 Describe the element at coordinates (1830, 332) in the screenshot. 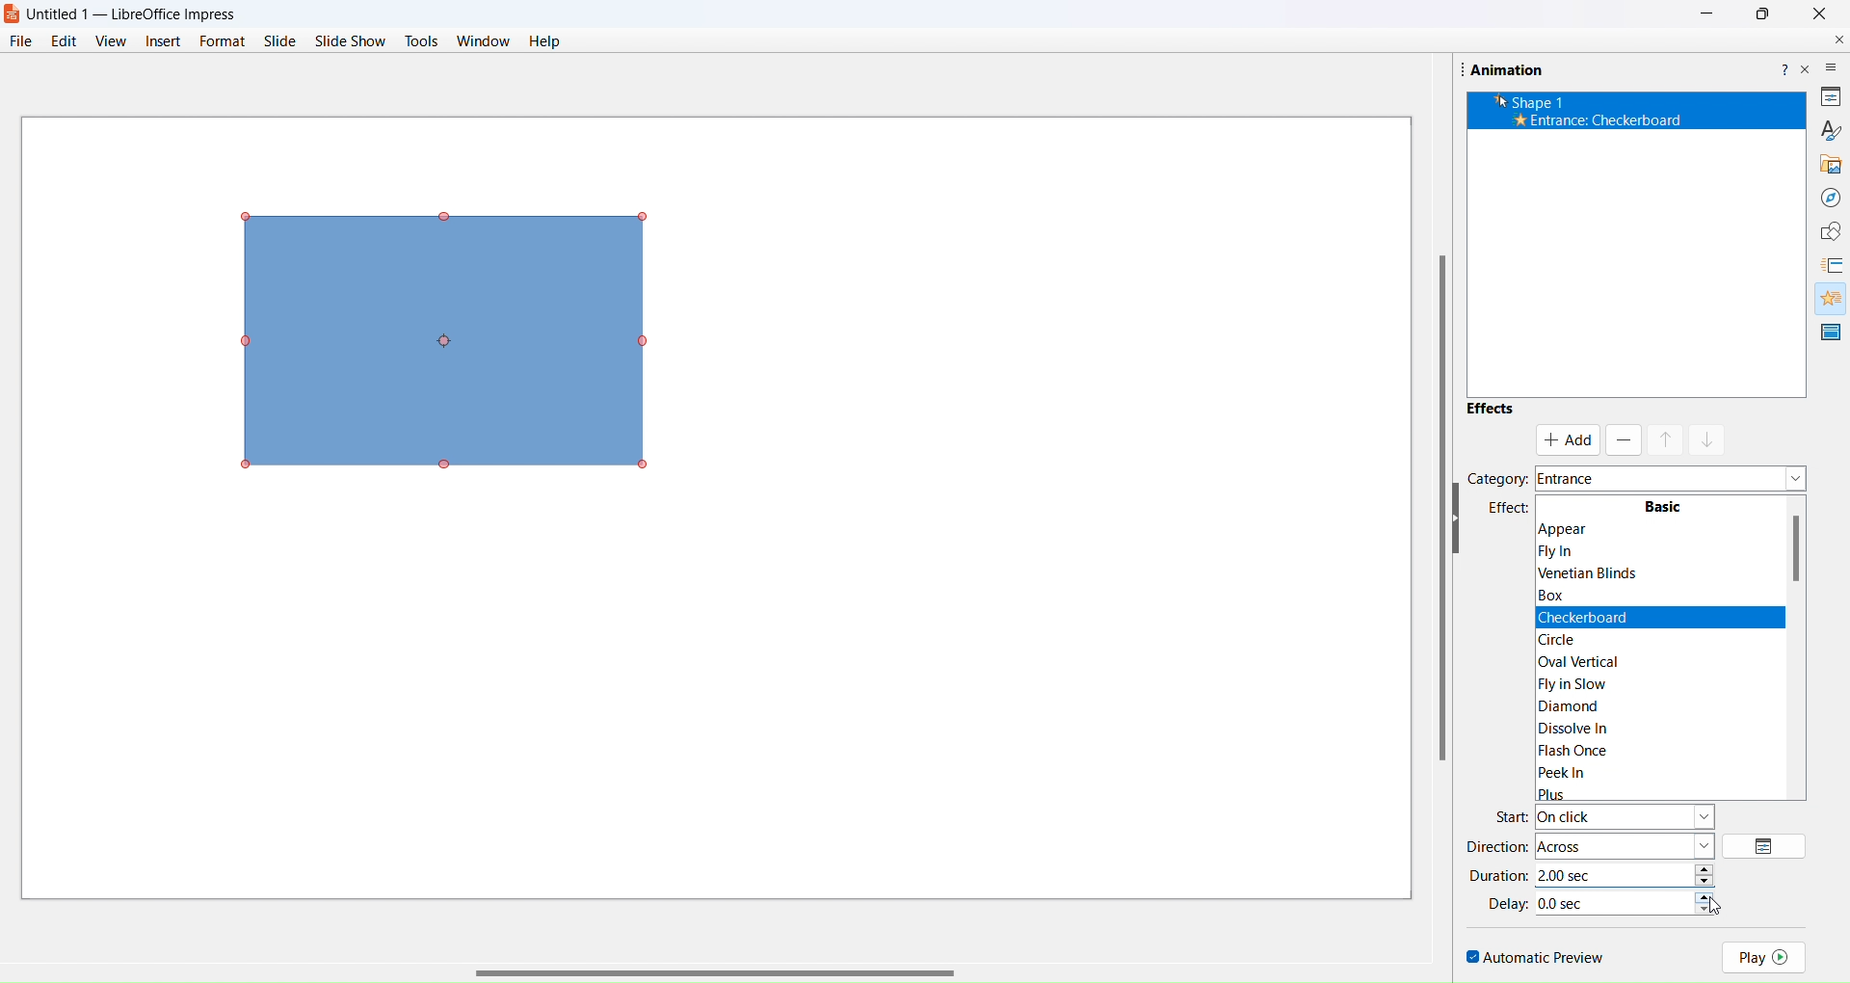

I see `master slide` at that location.